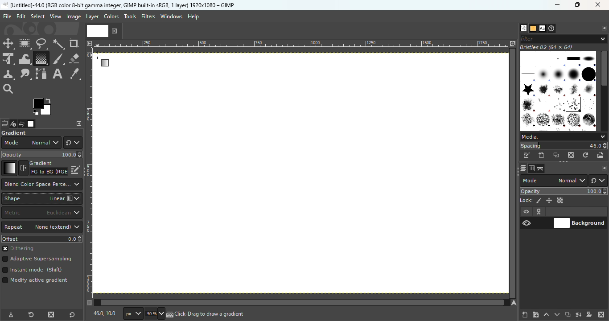 This screenshot has width=609, height=321. I want to click on Open the patterns dialog, so click(533, 29).